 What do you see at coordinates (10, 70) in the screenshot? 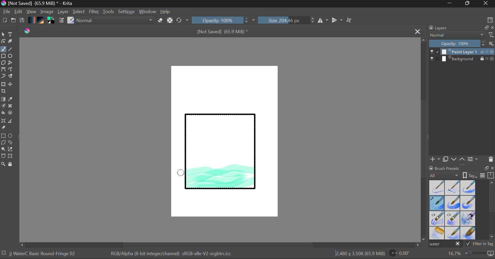
I see `Freehand Path Tool` at bounding box center [10, 70].